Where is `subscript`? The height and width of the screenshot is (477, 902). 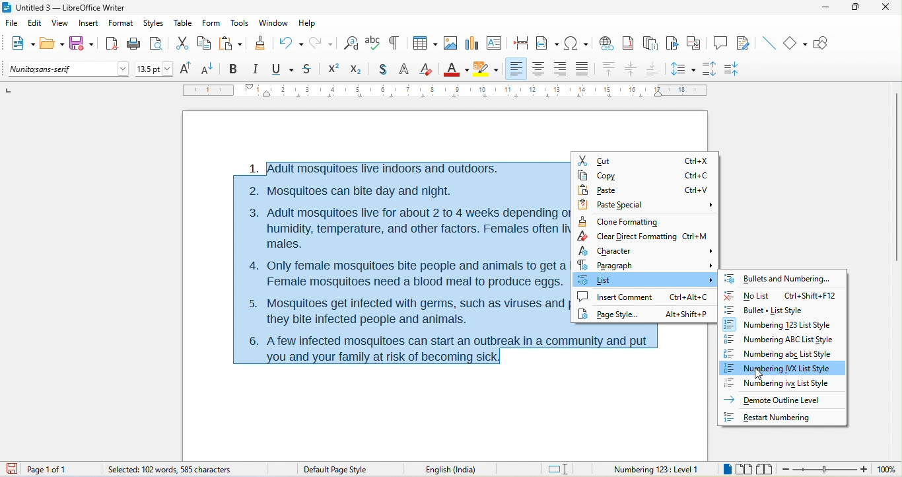 subscript is located at coordinates (355, 69).